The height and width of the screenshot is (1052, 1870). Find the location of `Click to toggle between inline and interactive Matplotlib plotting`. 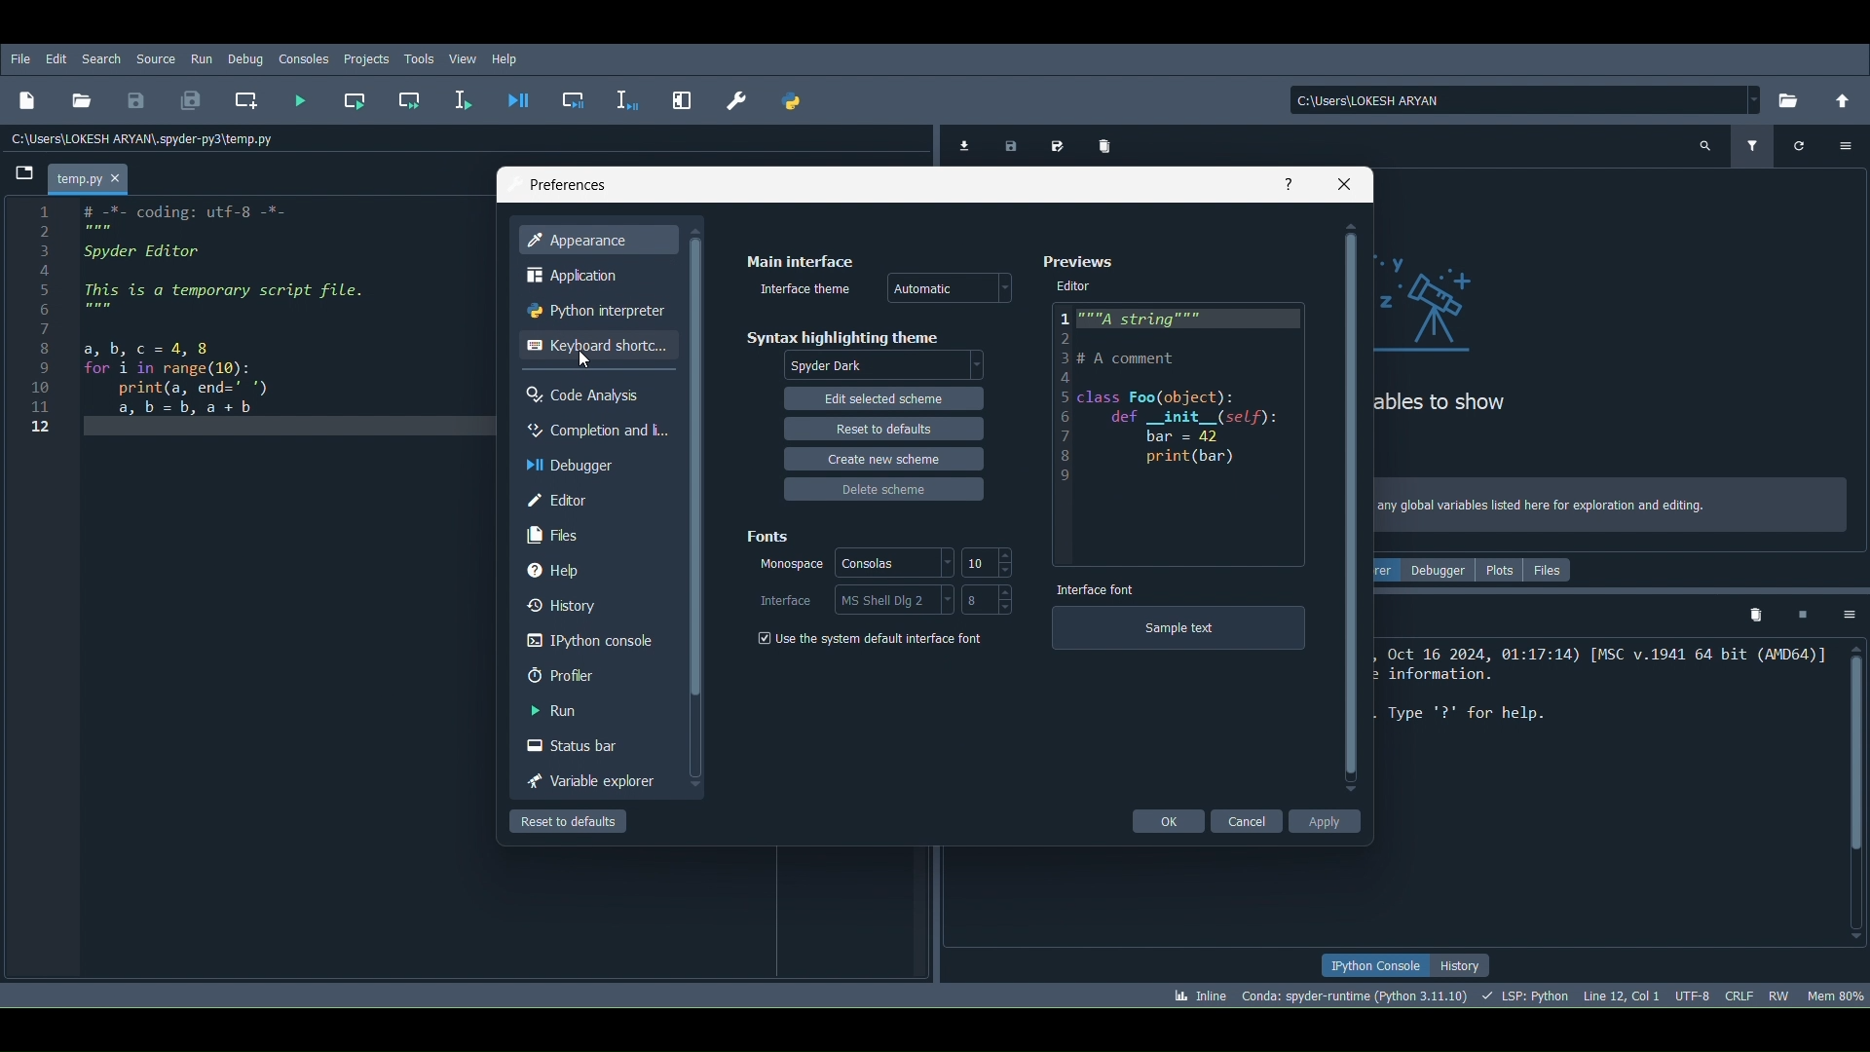

Click to toggle between inline and interactive Matplotlib plotting is located at coordinates (1196, 992).